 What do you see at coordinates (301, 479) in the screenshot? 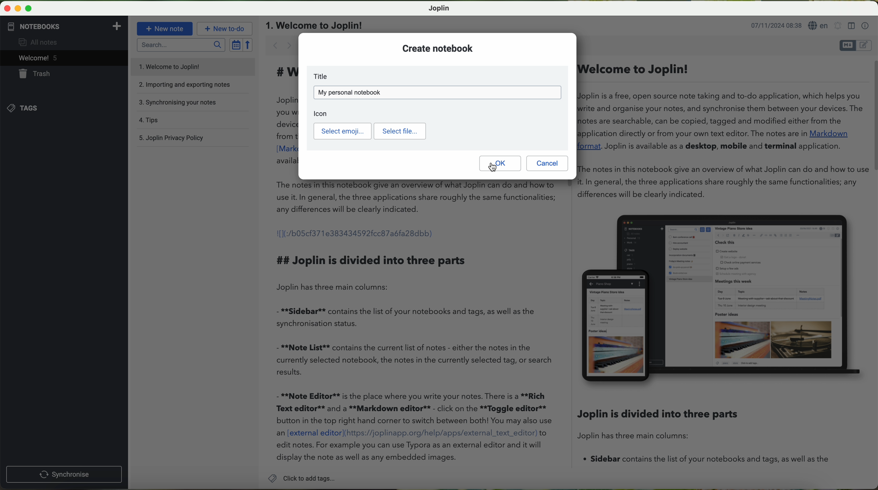
I see `add tags` at bounding box center [301, 479].